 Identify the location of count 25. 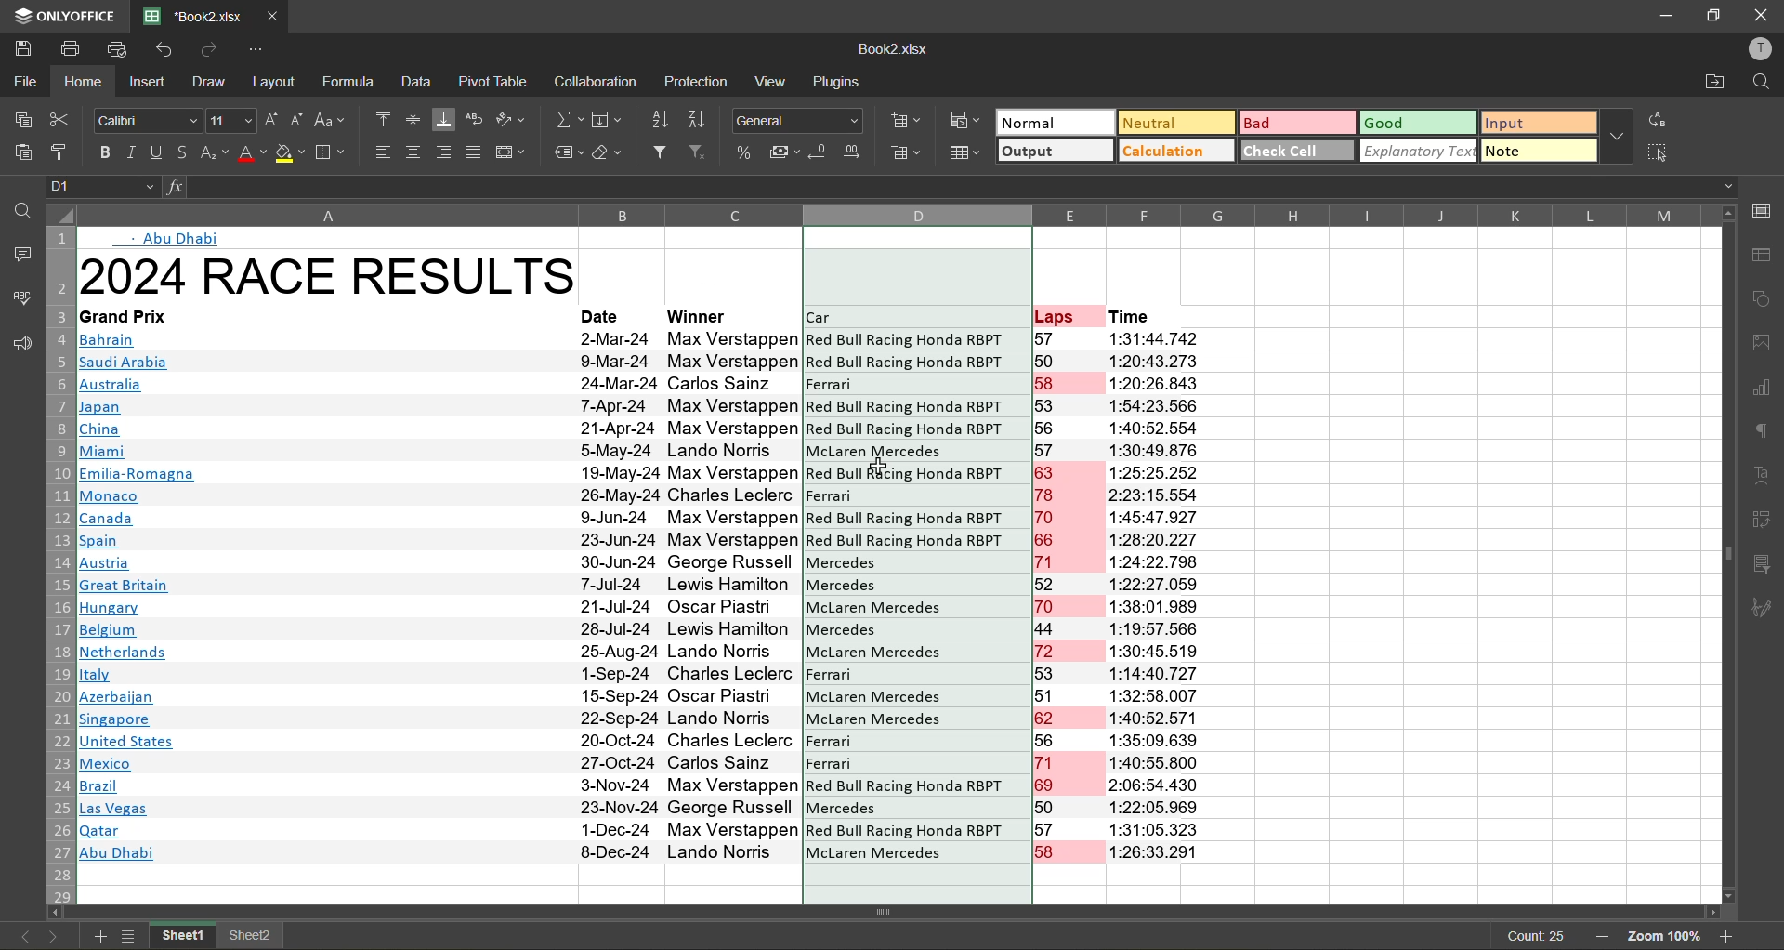
(1532, 936).